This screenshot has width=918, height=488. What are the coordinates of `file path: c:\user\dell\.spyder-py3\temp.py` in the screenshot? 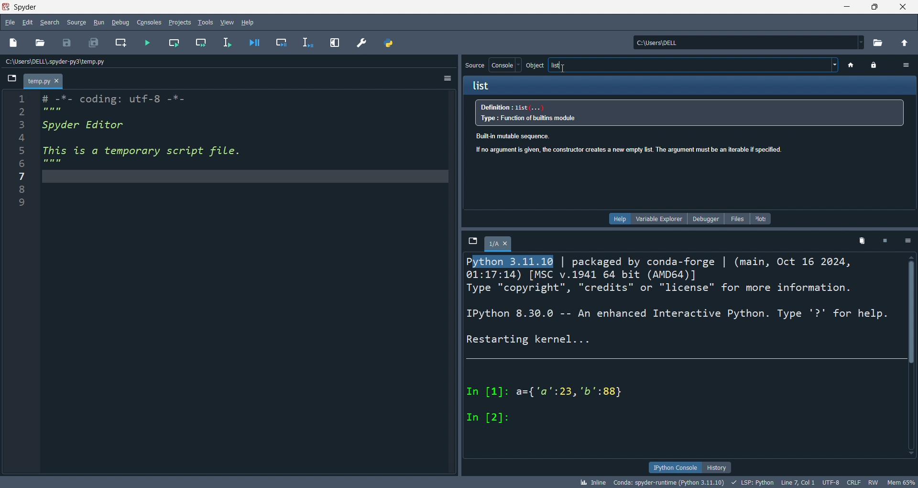 It's located at (122, 63).